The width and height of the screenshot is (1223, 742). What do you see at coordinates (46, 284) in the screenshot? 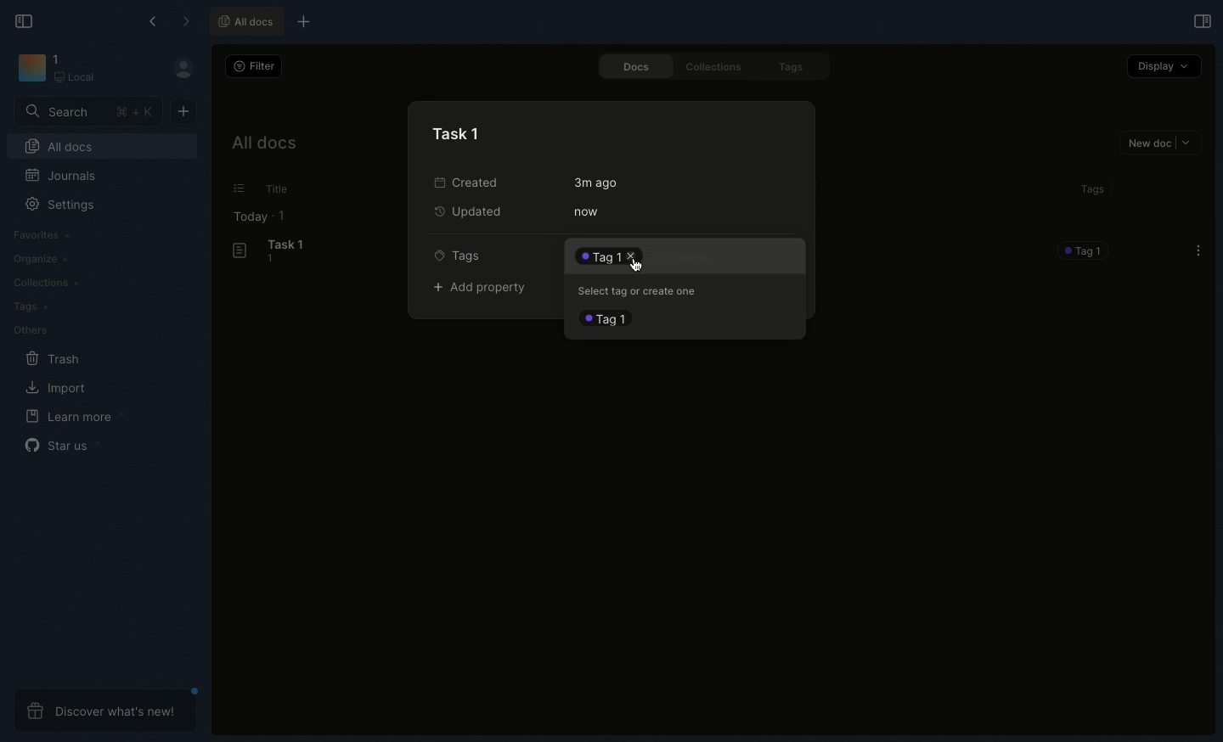
I see `Collections` at bounding box center [46, 284].